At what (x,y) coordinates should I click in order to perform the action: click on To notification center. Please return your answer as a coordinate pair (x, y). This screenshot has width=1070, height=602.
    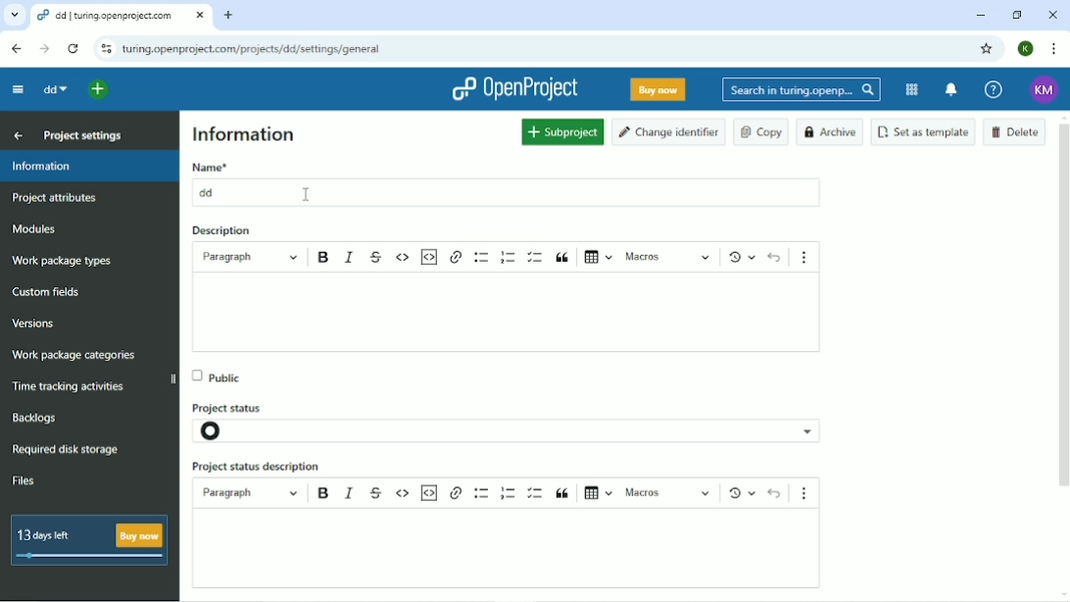
    Looking at the image, I should click on (951, 90).